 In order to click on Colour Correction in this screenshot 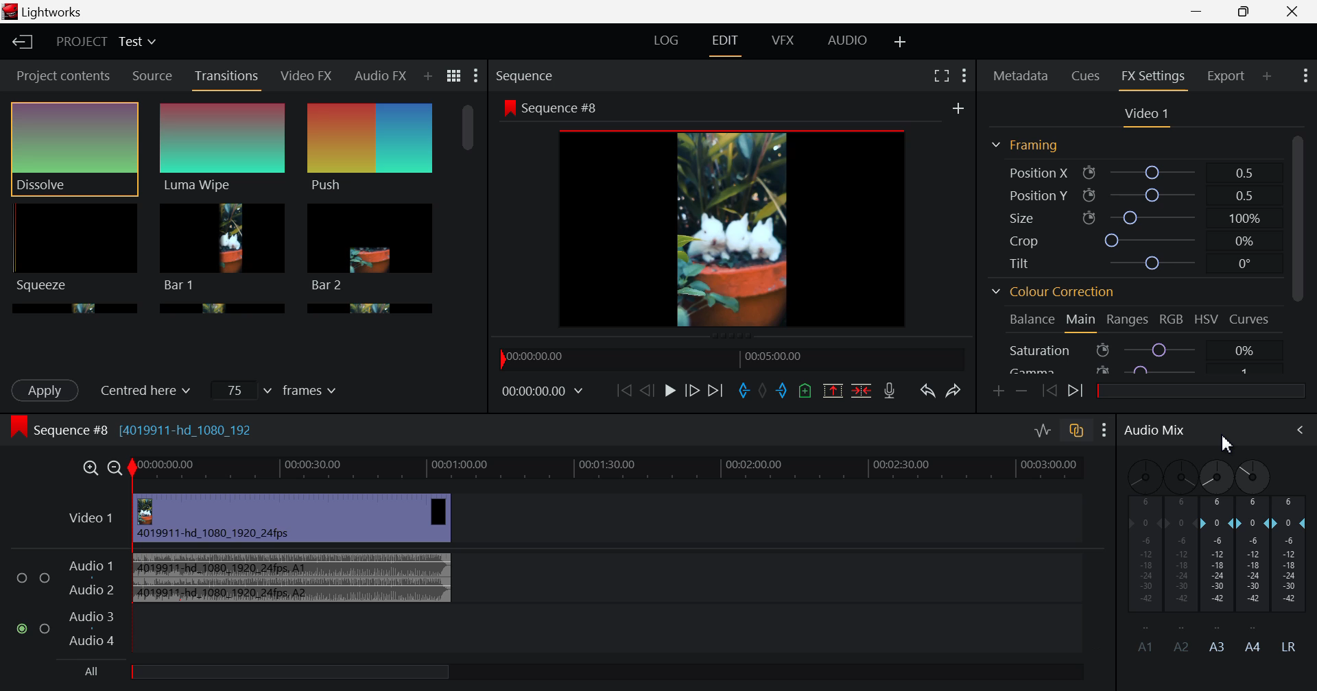, I will do `click(1057, 291)`.